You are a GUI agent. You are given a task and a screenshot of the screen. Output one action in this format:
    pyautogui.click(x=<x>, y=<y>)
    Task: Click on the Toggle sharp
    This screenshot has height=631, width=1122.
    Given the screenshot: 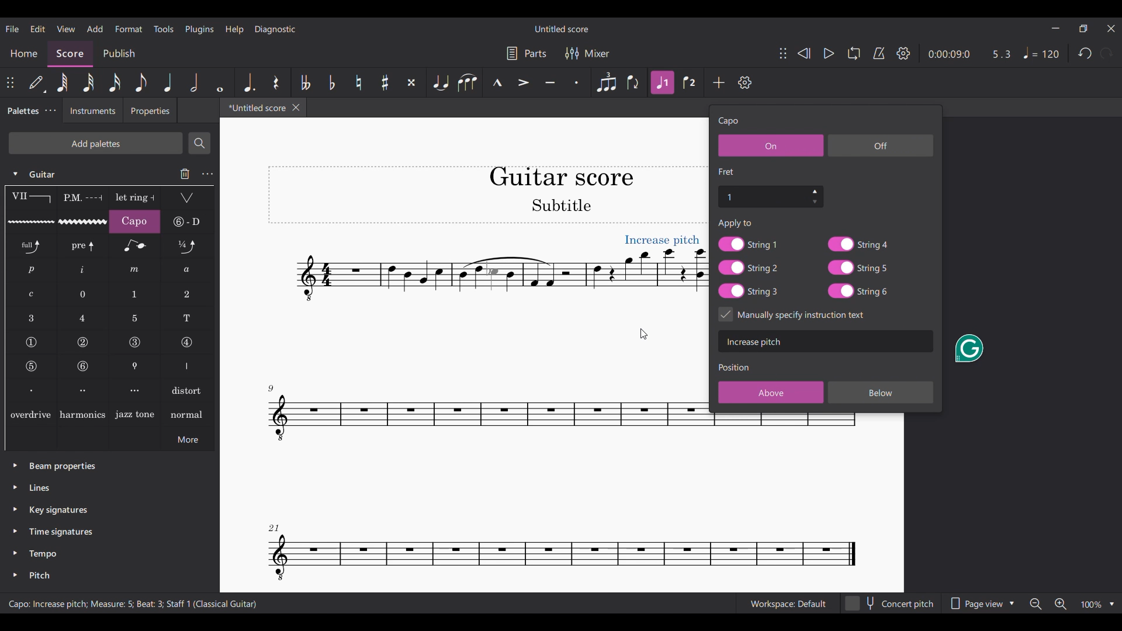 What is the action you would take?
    pyautogui.click(x=385, y=82)
    